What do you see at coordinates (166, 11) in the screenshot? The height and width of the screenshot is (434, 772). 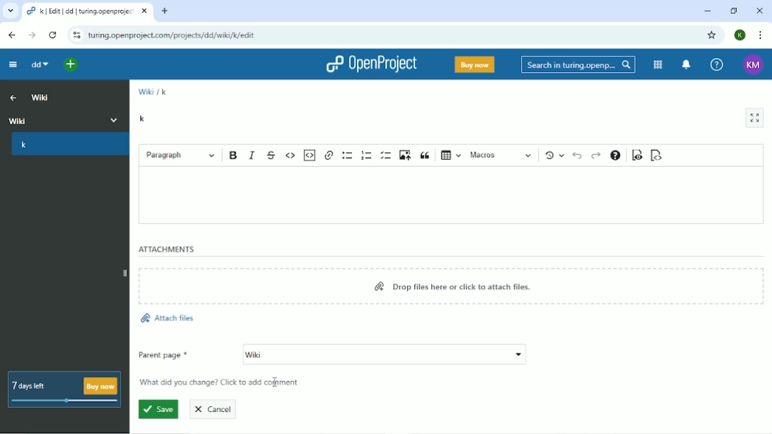 I see `New tab` at bounding box center [166, 11].